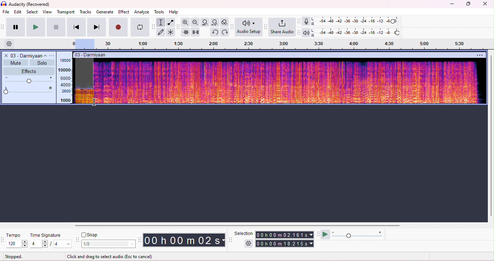 This screenshot has width=494, height=261. I want to click on tempo tools, so click(3, 240).